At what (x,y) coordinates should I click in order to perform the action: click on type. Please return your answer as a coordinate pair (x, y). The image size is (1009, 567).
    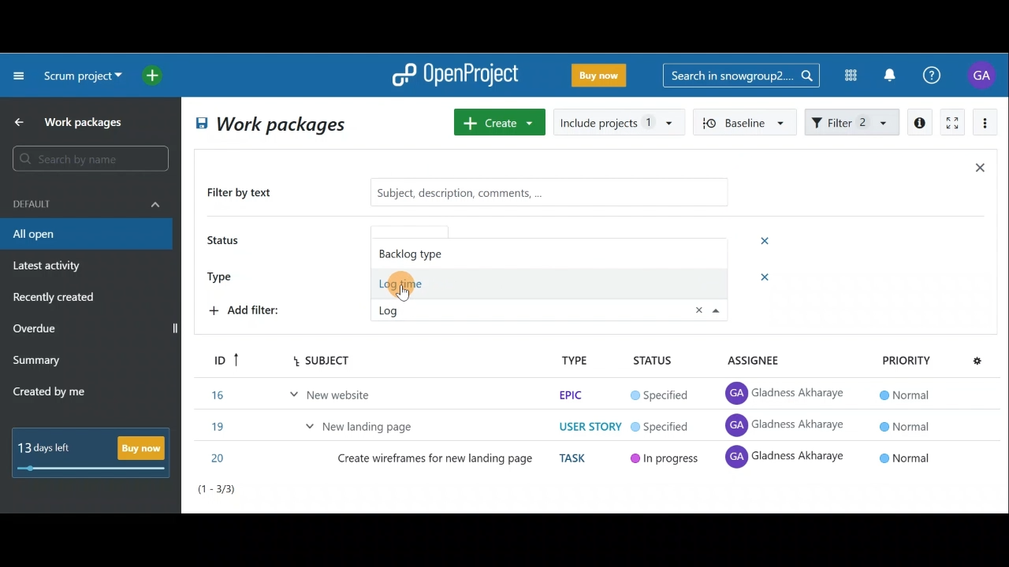
    Looking at the image, I should click on (575, 360).